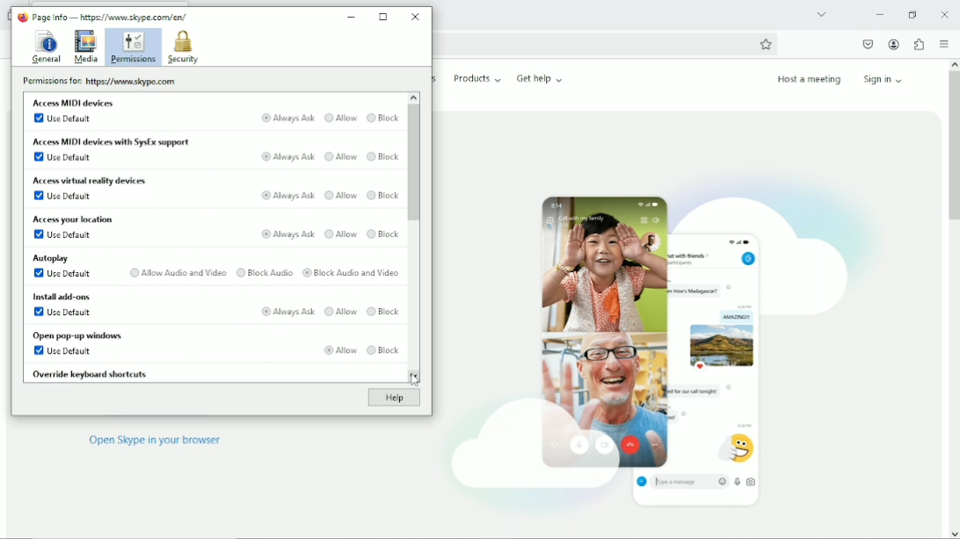  I want to click on Block, so click(383, 310).